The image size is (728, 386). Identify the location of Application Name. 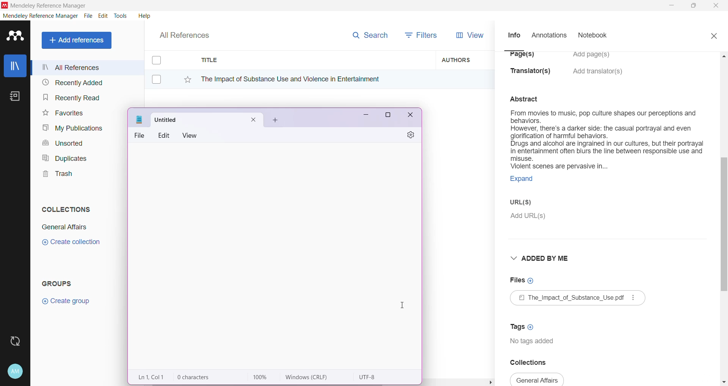
(45, 5).